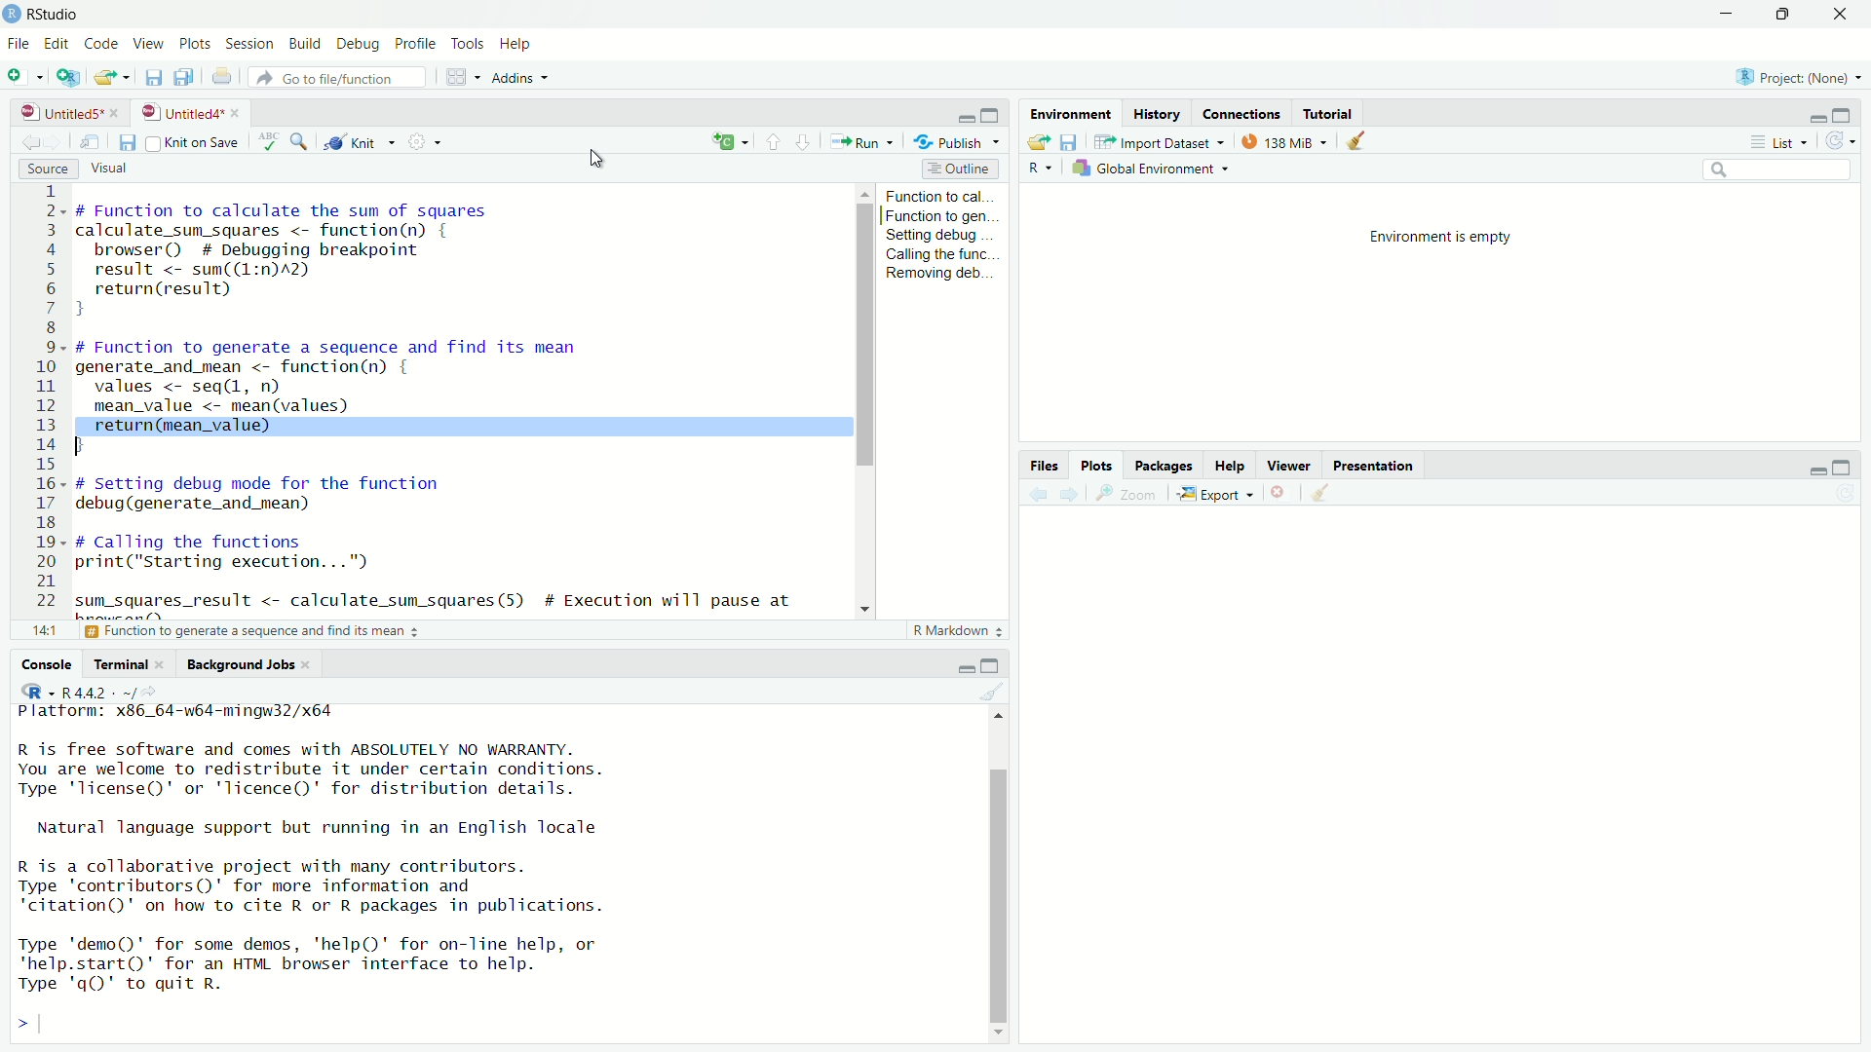 This screenshot has width=1871, height=1052. Describe the element at coordinates (44, 399) in the screenshot. I see `serial numbers` at that location.